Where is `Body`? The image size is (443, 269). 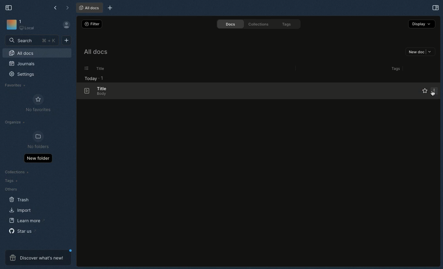 Body is located at coordinates (99, 94).